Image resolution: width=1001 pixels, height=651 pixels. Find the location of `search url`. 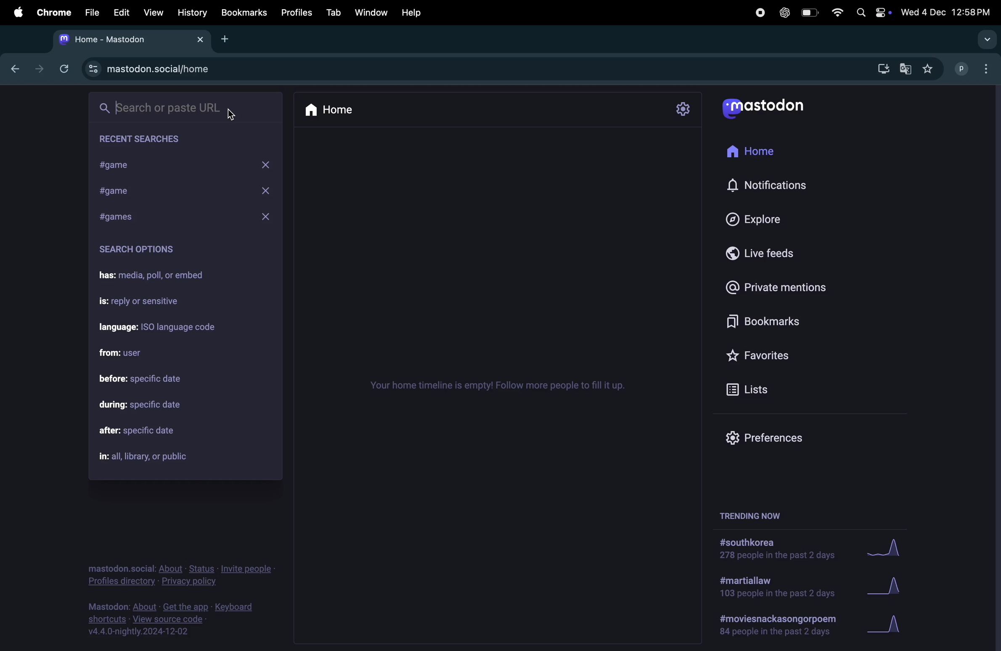

search url is located at coordinates (186, 107).